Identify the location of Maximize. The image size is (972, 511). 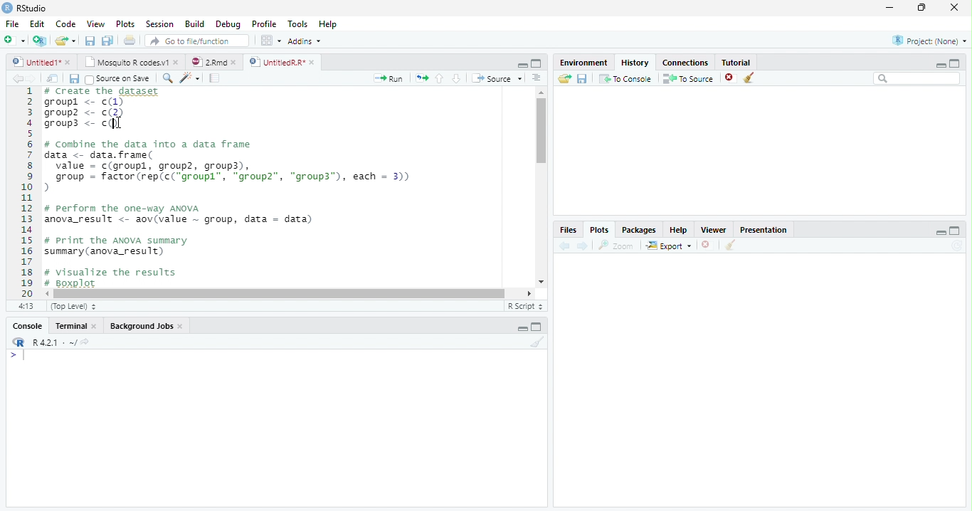
(923, 8).